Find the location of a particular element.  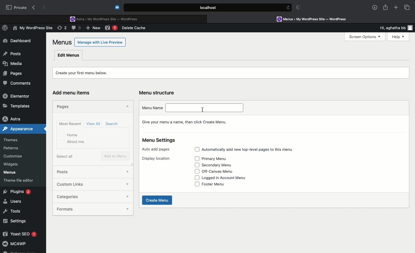

Search is located at coordinates (113, 124).